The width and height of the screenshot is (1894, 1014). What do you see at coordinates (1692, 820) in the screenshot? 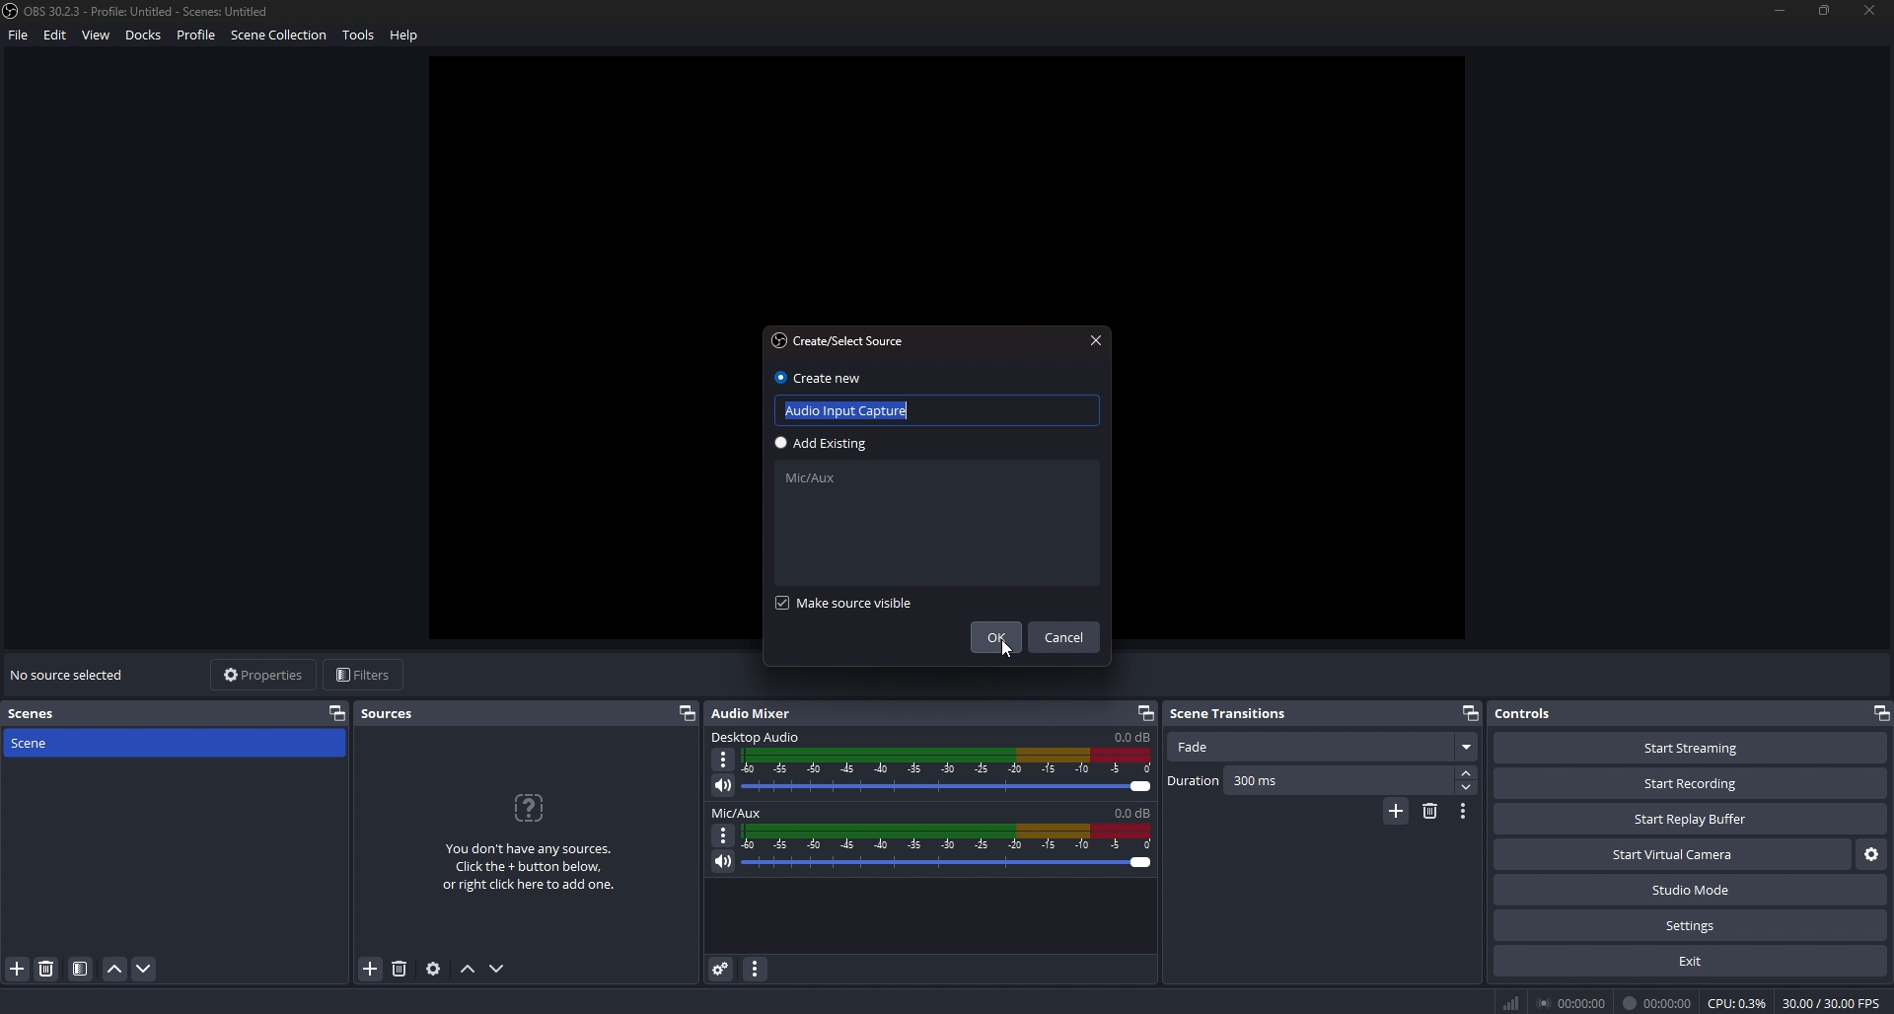
I see `start replay buffer` at bounding box center [1692, 820].